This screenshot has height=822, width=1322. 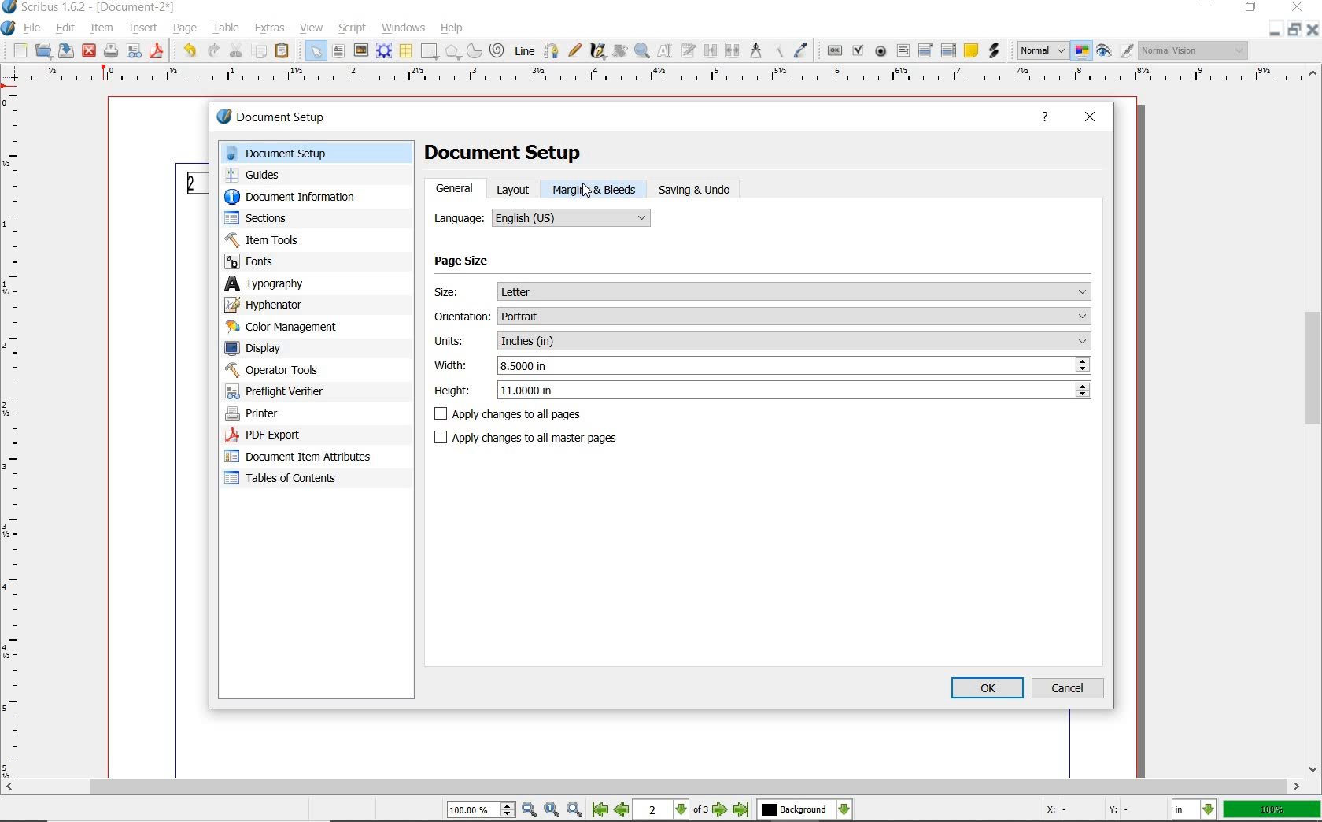 I want to click on zoom factor 100%, so click(x=1272, y=810).